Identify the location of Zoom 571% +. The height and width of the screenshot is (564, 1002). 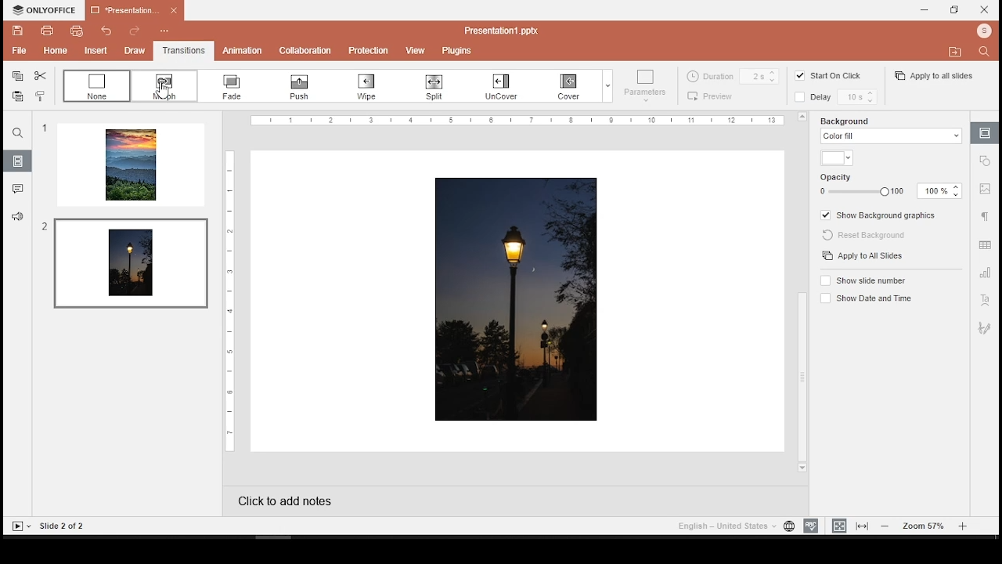
(925, 526).